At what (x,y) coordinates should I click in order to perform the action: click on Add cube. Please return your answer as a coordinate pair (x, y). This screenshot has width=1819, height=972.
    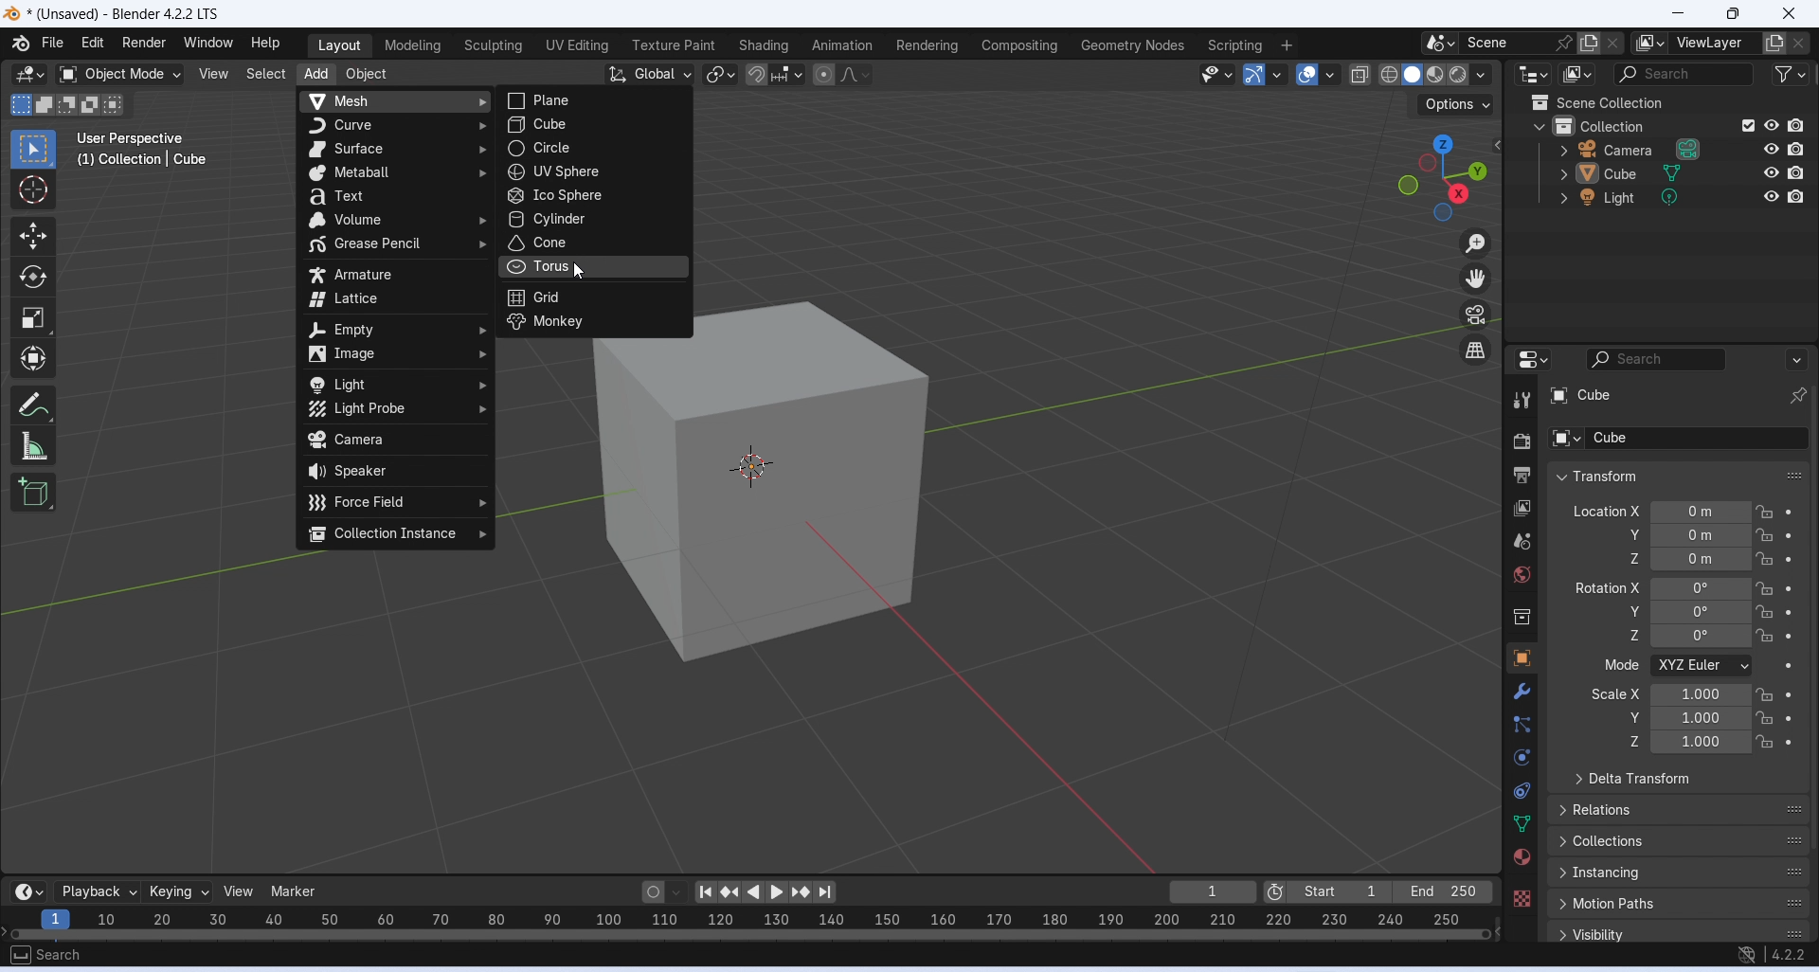
    Looking at the image, I should click on (35, 491).